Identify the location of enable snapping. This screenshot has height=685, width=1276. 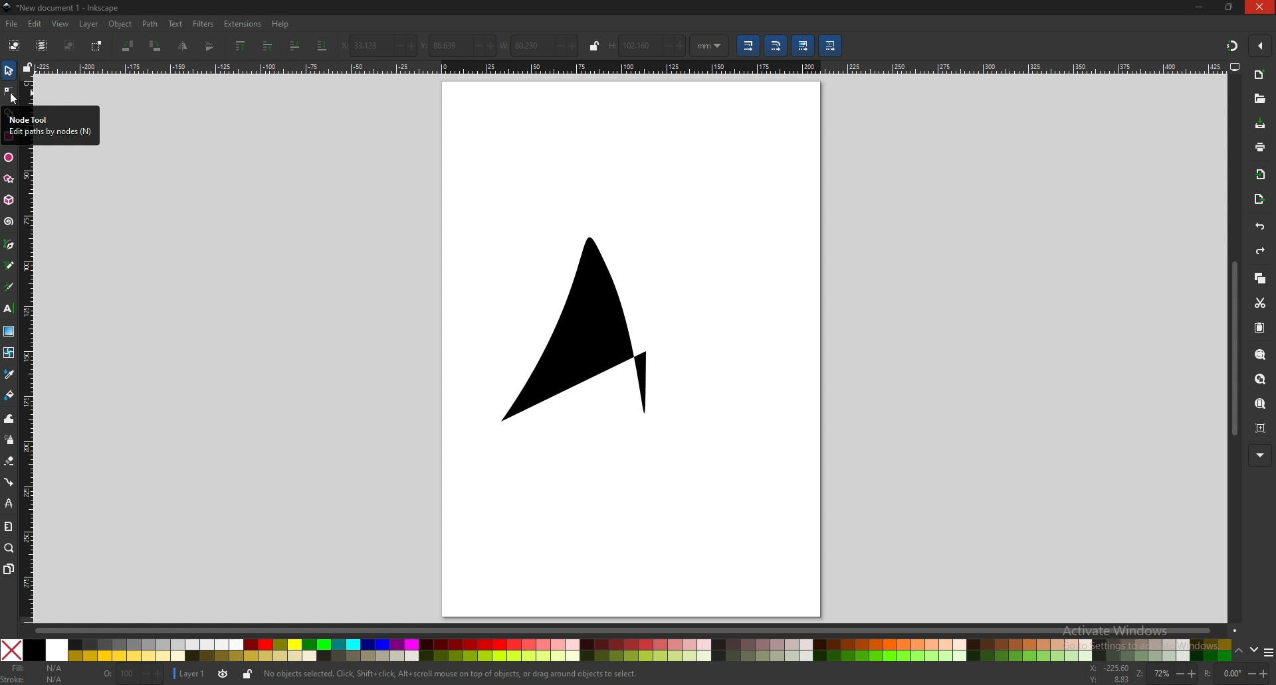
(1260, 44).